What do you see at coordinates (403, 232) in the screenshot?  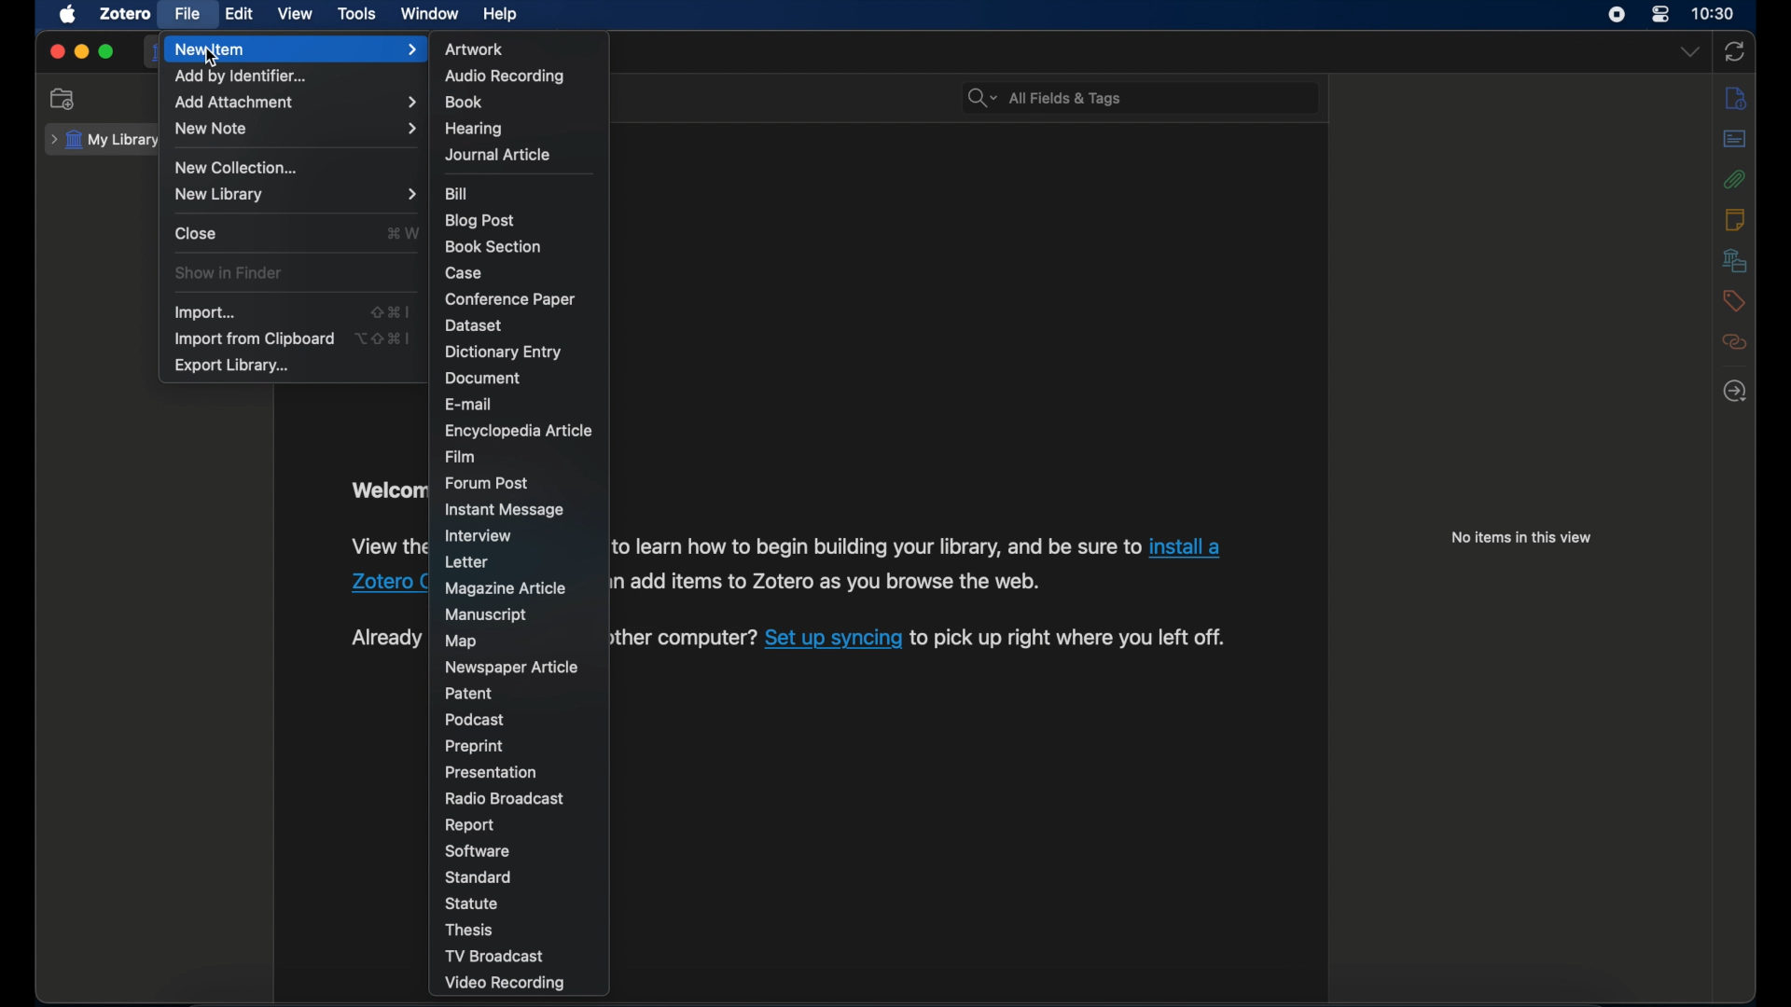 I see `shortcut` at bounding box center [403, 232].